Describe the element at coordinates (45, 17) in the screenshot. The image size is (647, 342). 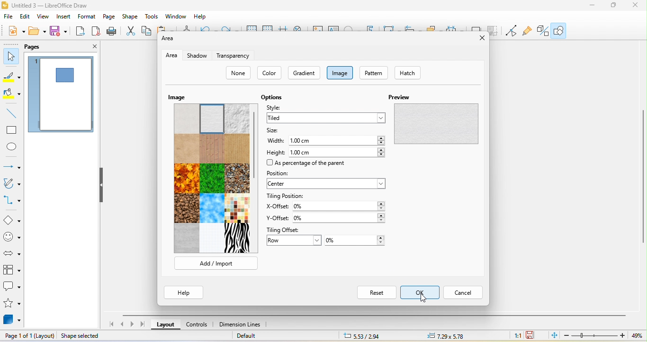
I see `view` at that location.